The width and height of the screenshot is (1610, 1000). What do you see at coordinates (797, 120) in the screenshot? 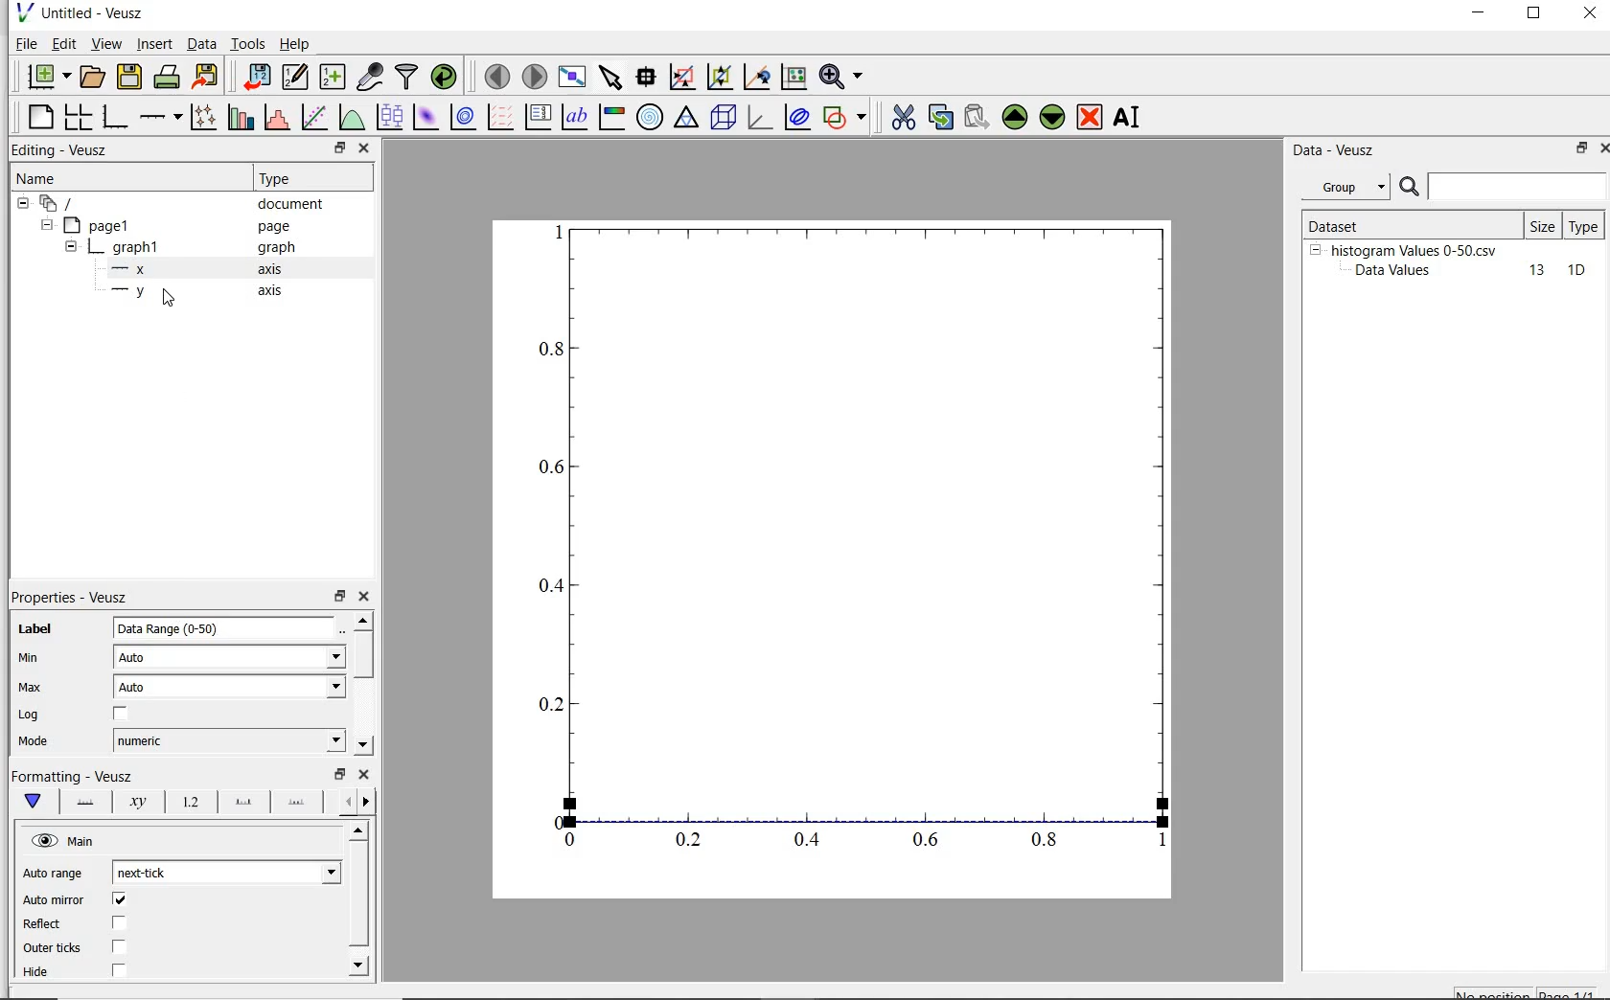
I see `plot covariance ellipse` at bounding box center [797, 120].